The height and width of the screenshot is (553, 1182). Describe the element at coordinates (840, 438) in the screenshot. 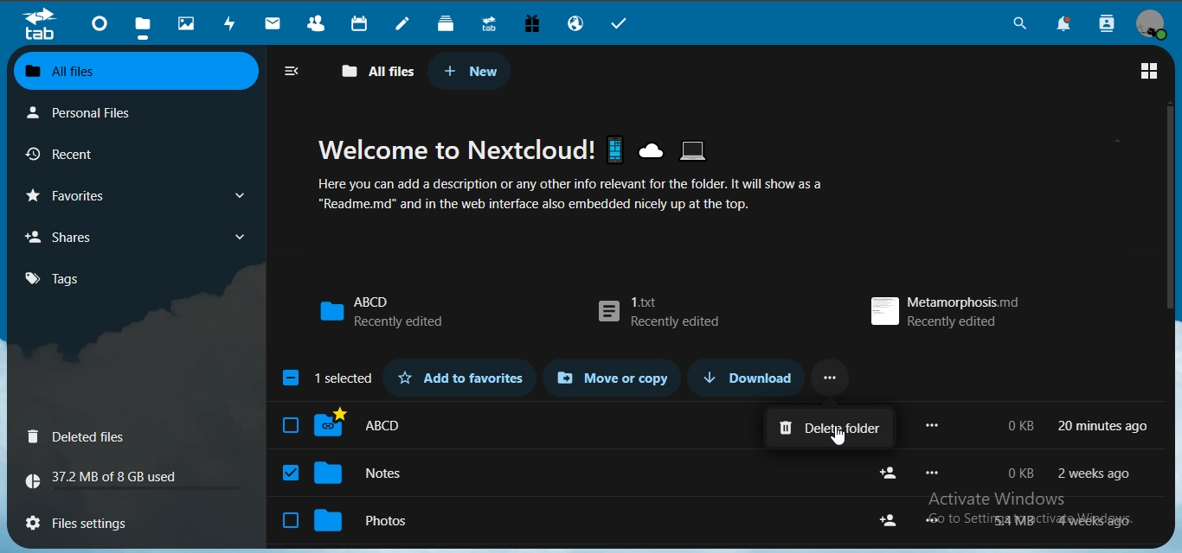

I see `cursor` at that location.